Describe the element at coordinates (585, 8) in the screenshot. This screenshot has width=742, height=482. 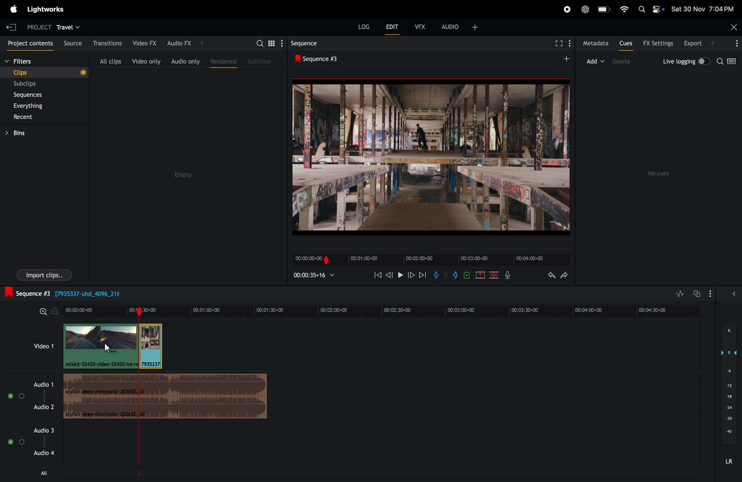
I see `chatgpt` at that location.